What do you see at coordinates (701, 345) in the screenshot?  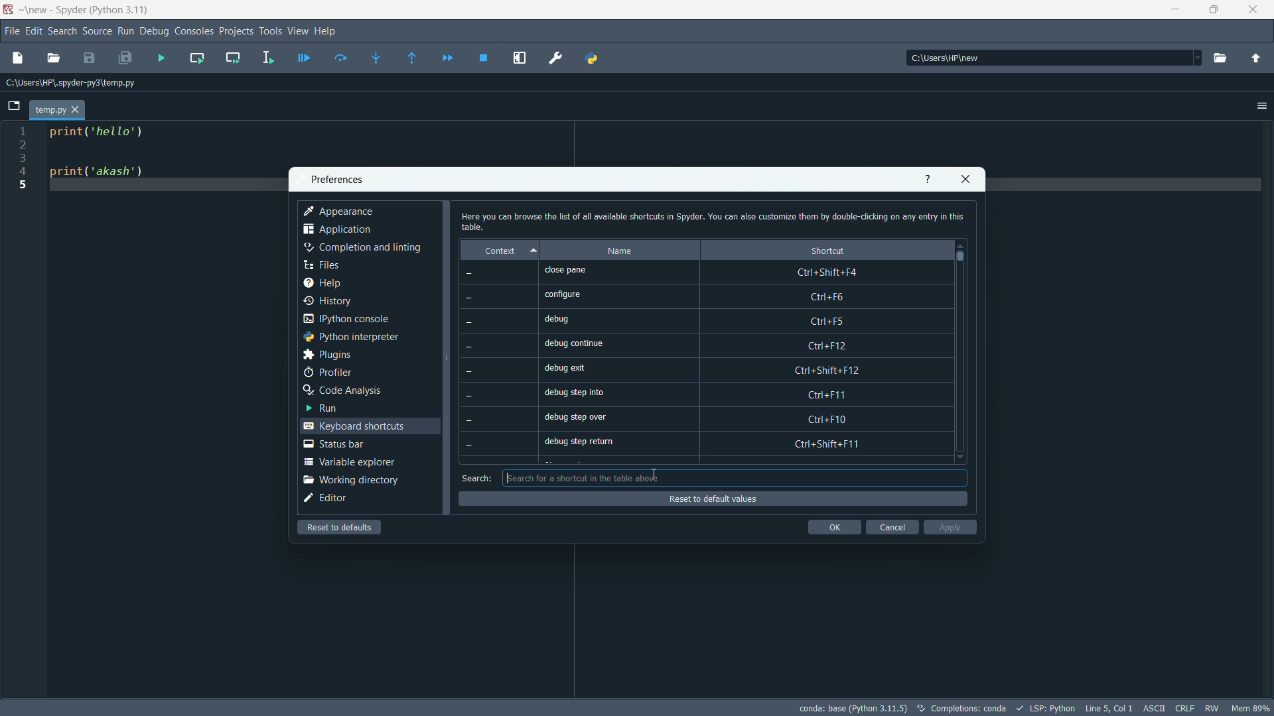 I see `-, debug continue, ctrl+f12` at bounding box center [701, 345].